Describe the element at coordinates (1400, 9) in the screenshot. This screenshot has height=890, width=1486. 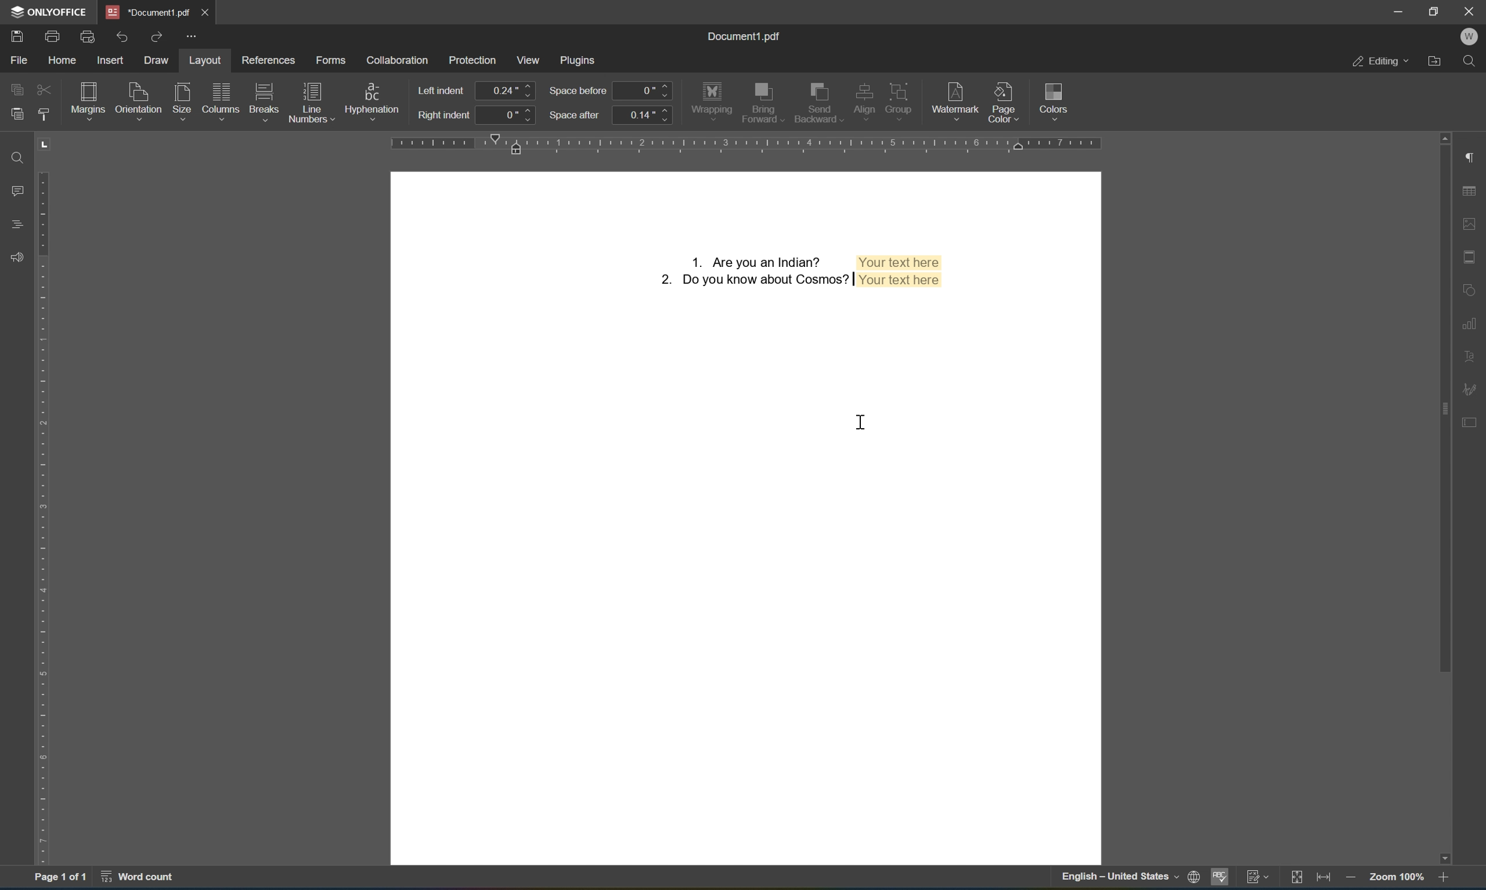
I see `minimize` at that location.